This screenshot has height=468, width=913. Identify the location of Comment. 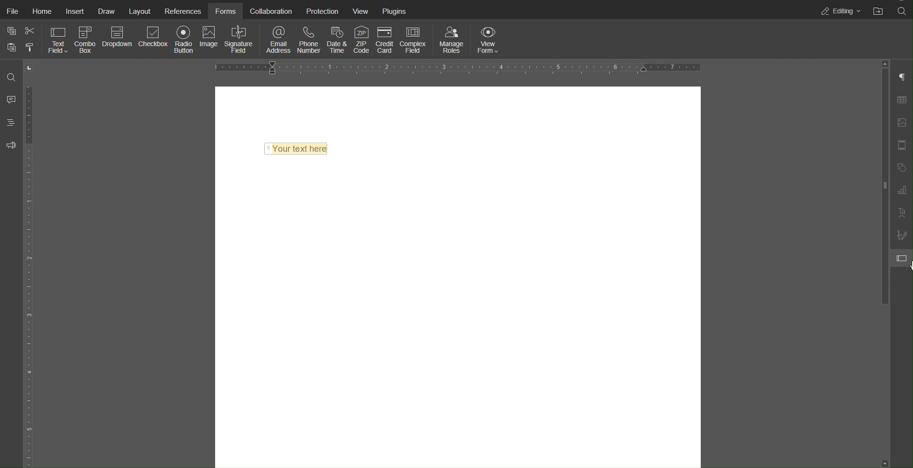
(11, 97).